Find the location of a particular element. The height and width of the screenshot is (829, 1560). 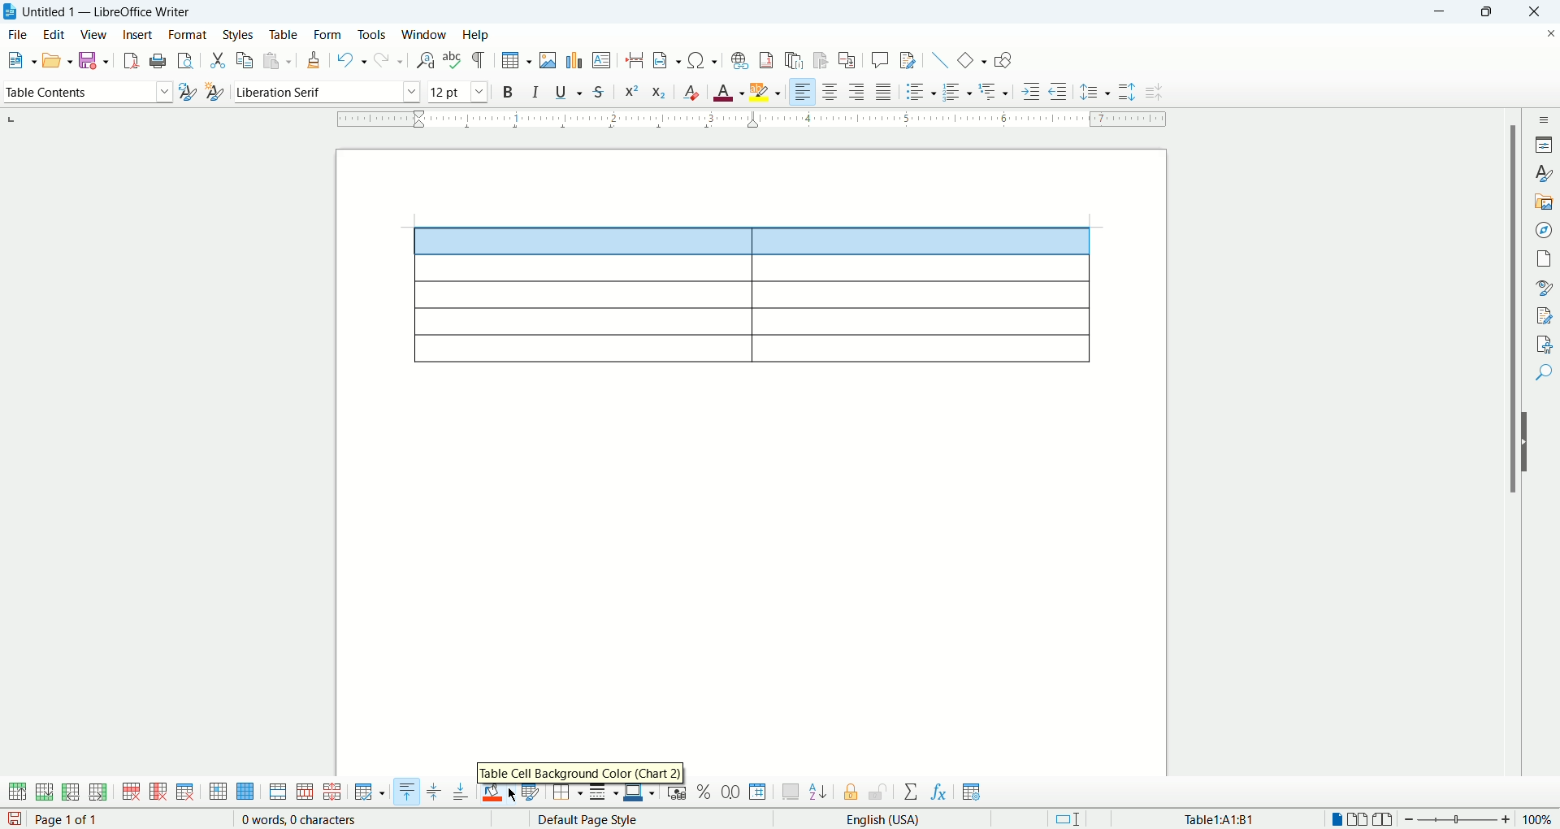

insert endnote is located at coordinates (798, 60).